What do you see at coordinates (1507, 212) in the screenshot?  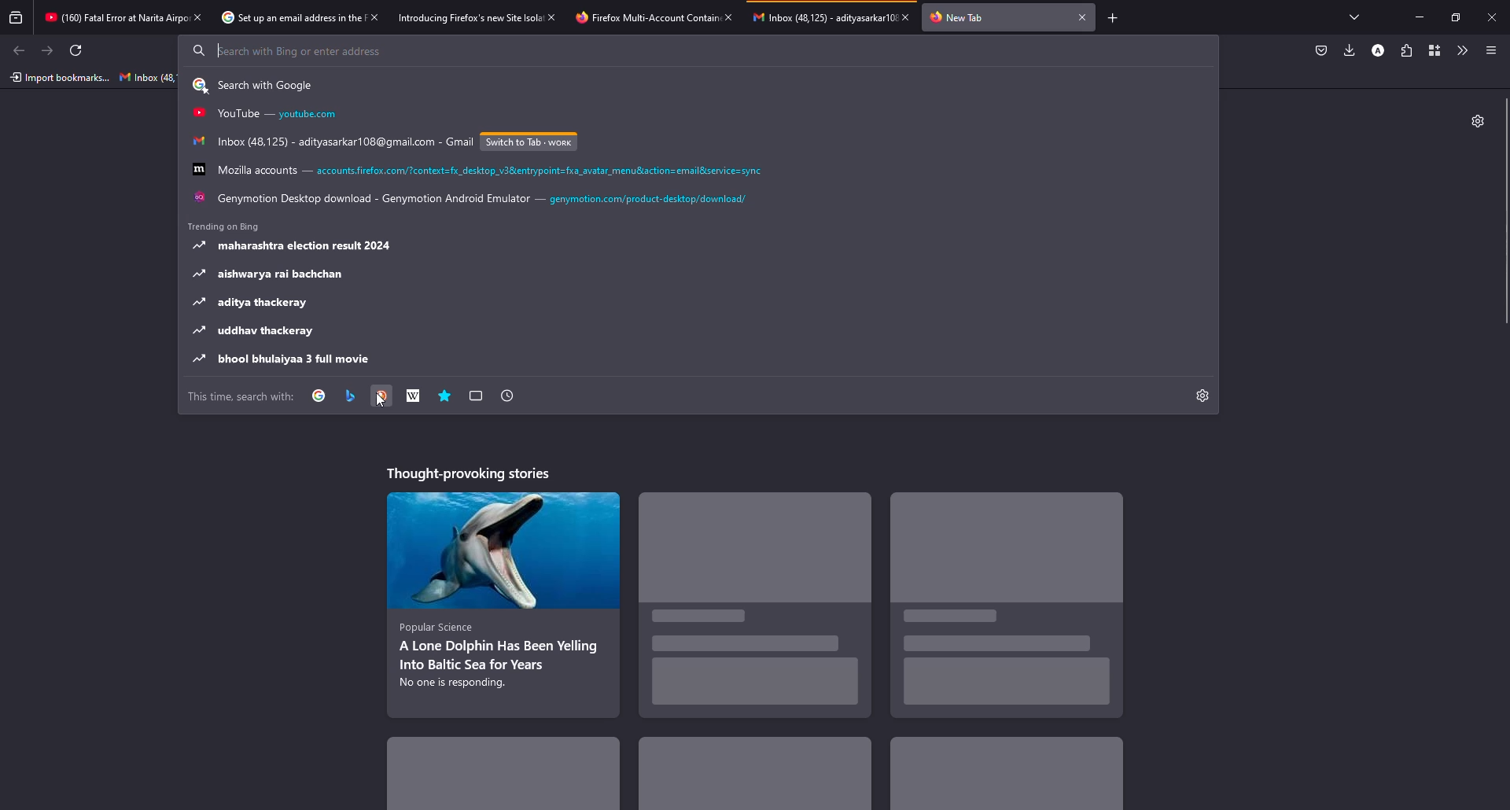 I see `scroll bar` at bounding box center [1507, 212].